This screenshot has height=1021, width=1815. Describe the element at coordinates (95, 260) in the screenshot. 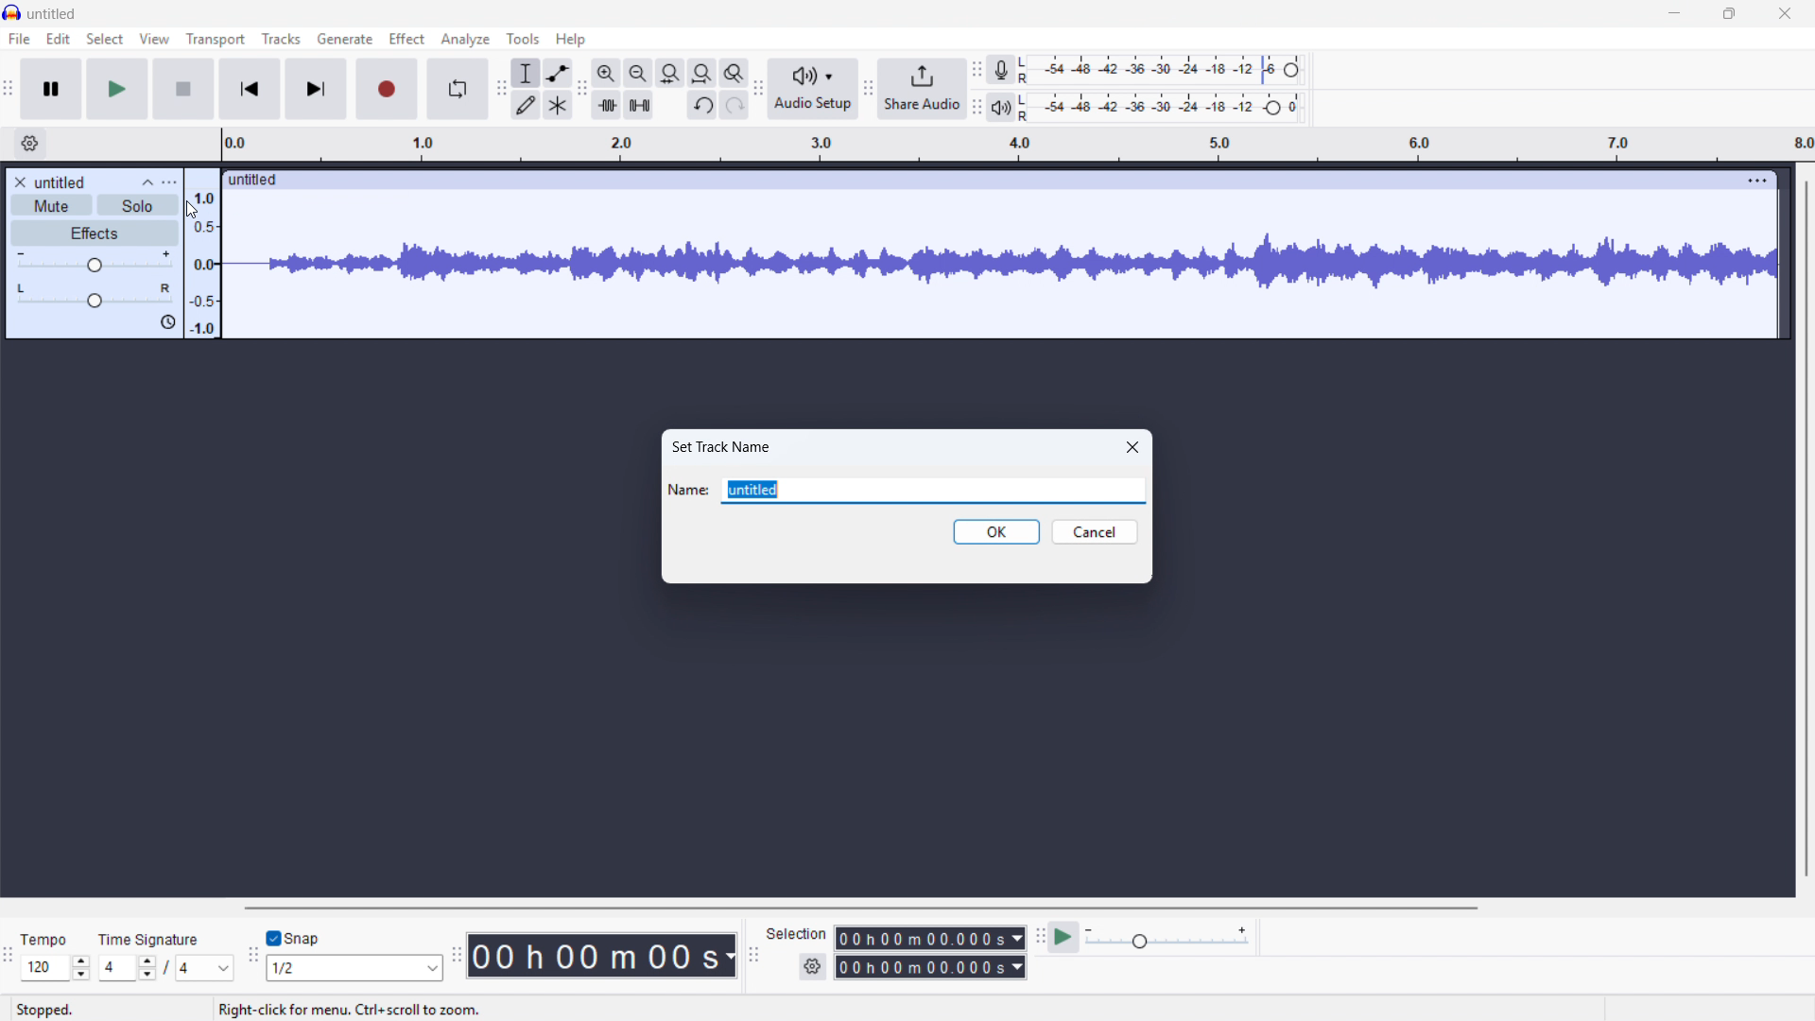

I see `Gain ` at that location.